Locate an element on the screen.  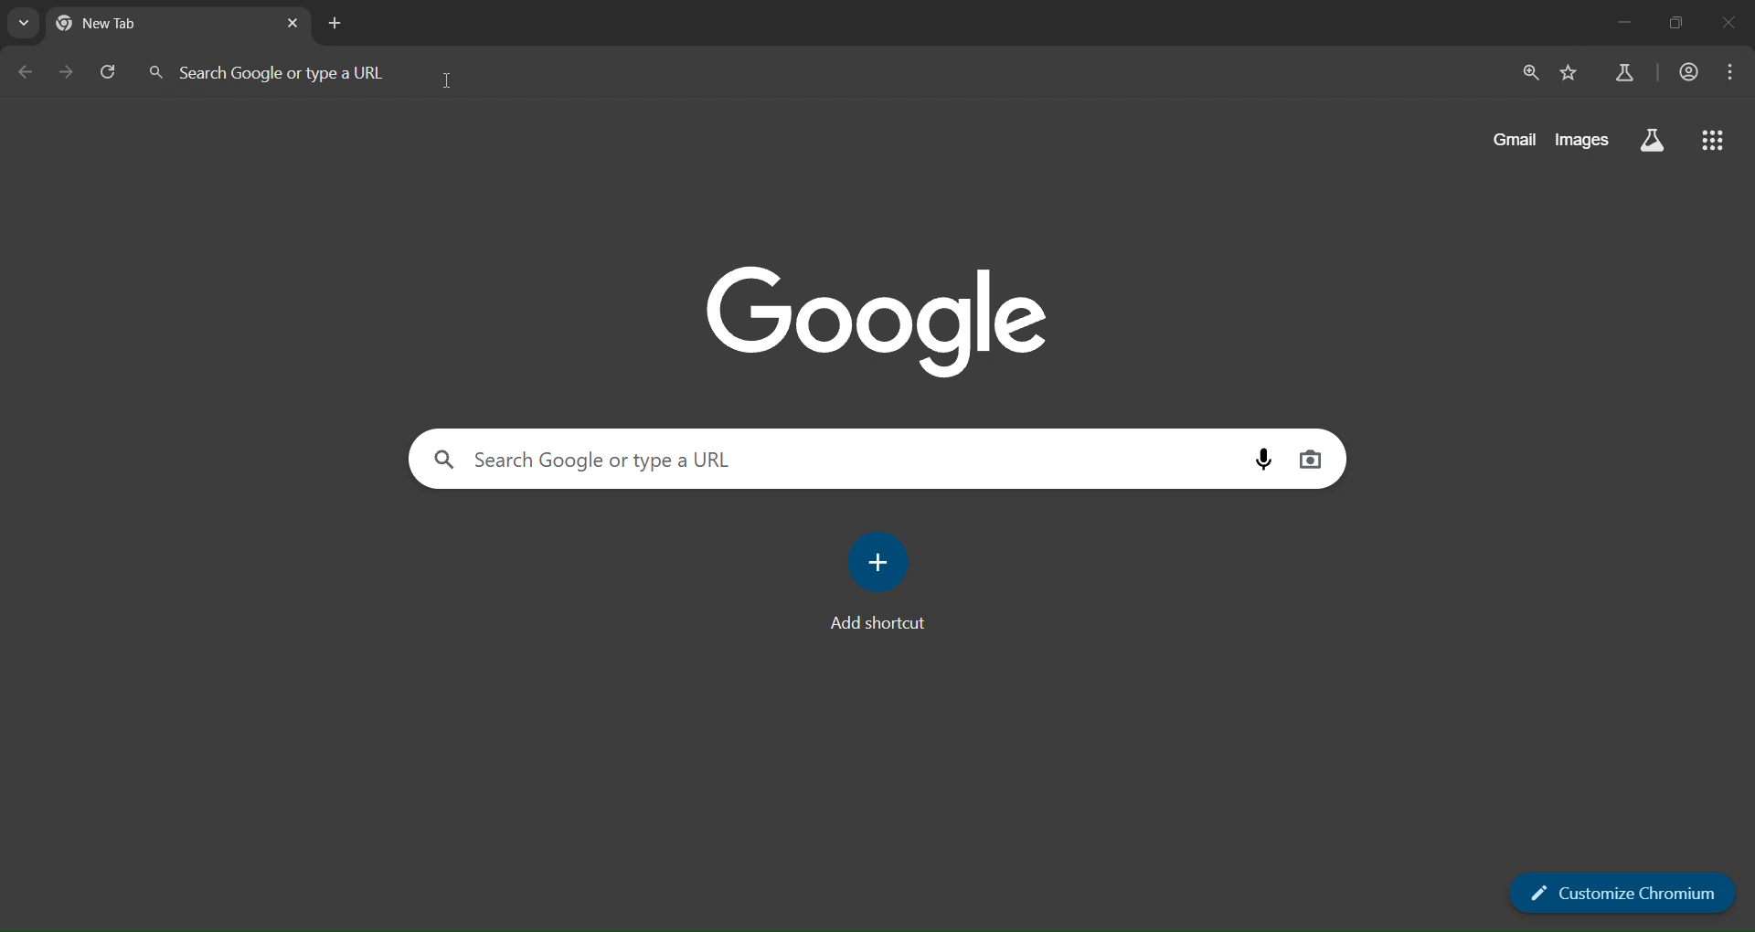
bookmark page is located at coordinates (1569, 75).